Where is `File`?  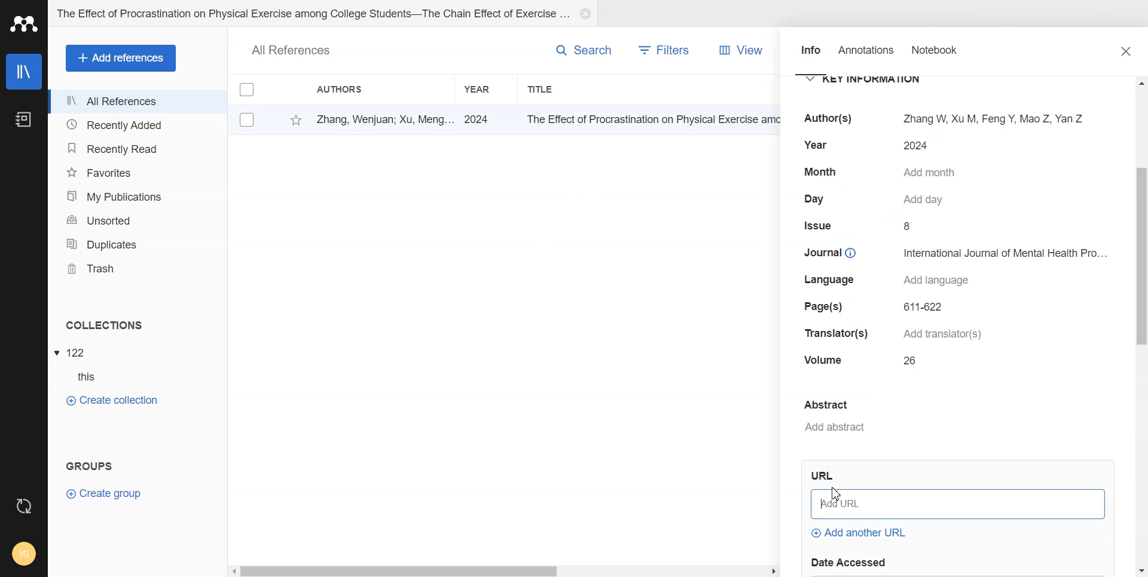 File is located at coordinates (74, 352).